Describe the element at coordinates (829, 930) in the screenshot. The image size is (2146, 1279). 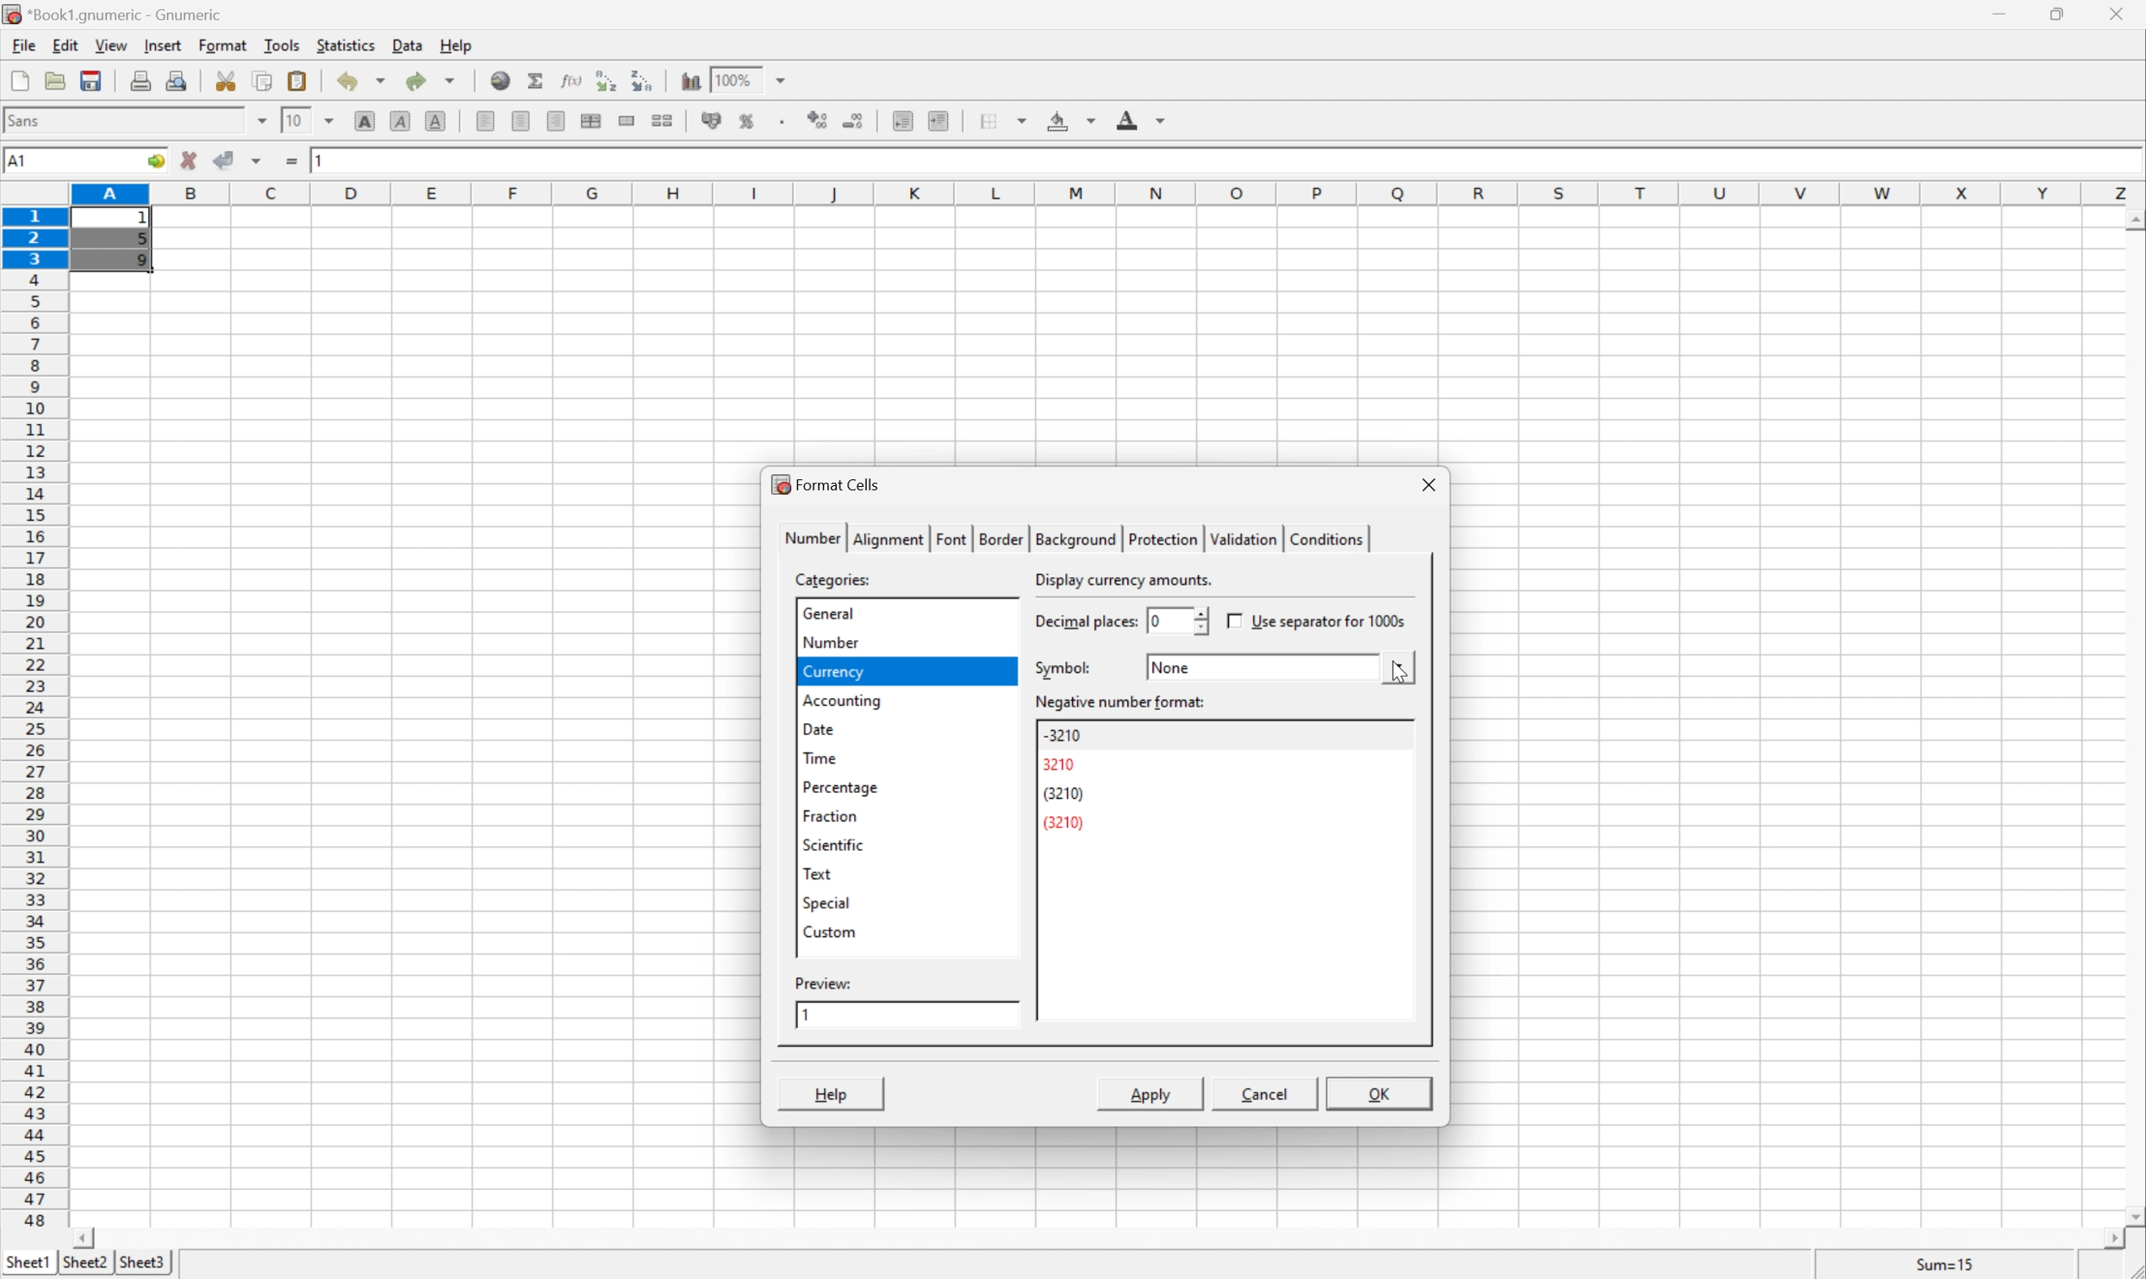
I see `custom` at that location.